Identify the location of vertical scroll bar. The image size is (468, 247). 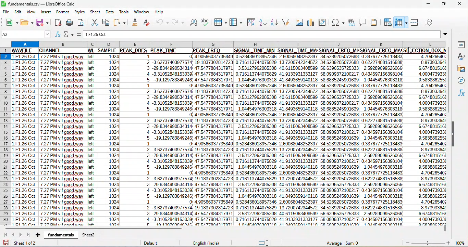
(451, 83).